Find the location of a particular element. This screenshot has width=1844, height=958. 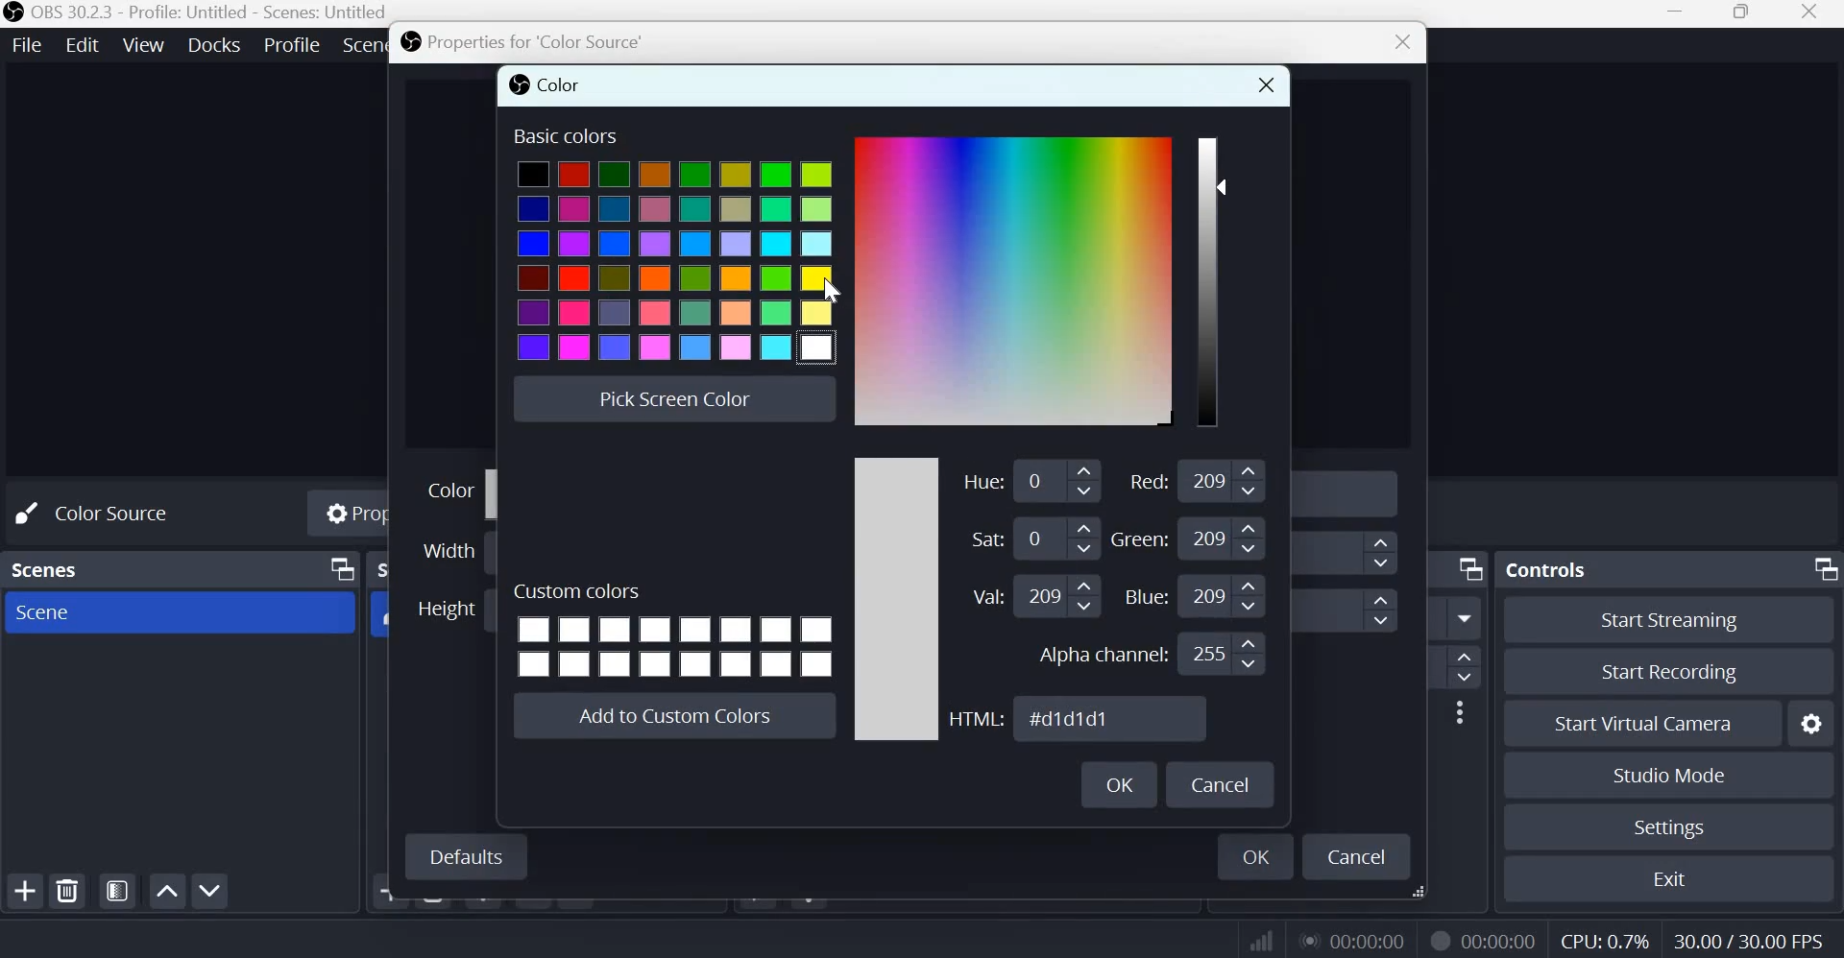

Dock Options icon is located at coordinates (1466, 568).